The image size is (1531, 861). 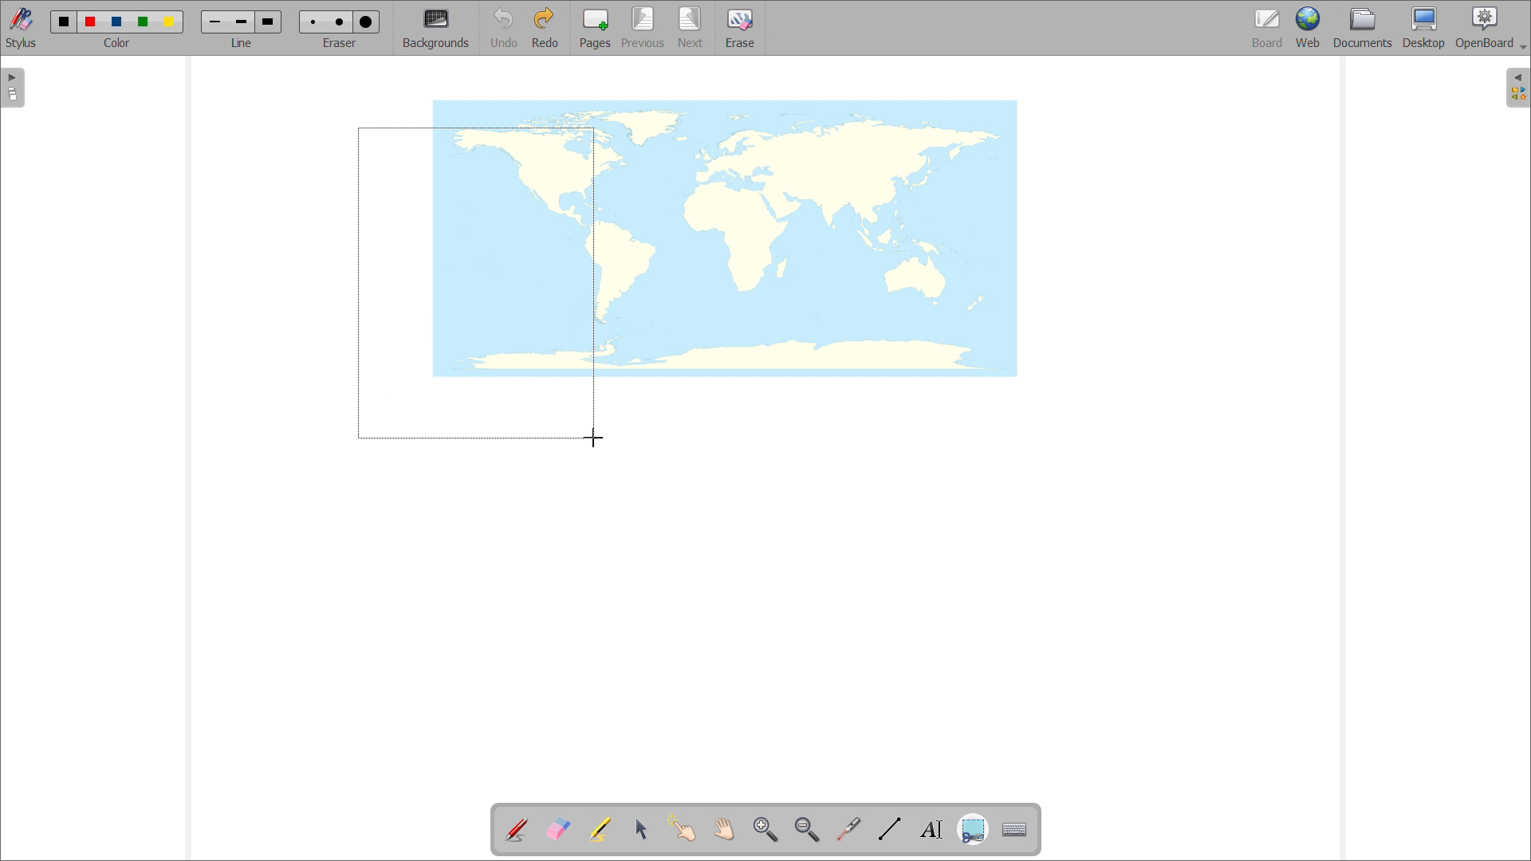 What do you see at coordinates (848, 830) in the screenshot?
I see `virtual laser pointer` at bounding box center [848, 830].